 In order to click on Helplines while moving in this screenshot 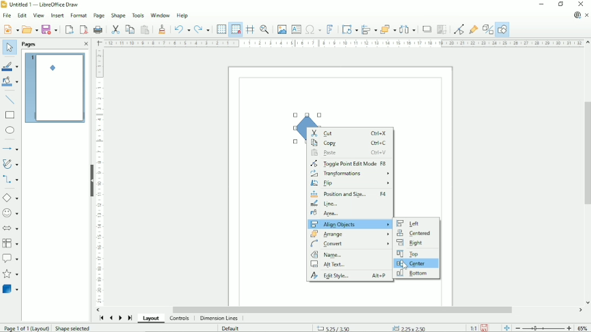, I will do `click(250, 29)`.